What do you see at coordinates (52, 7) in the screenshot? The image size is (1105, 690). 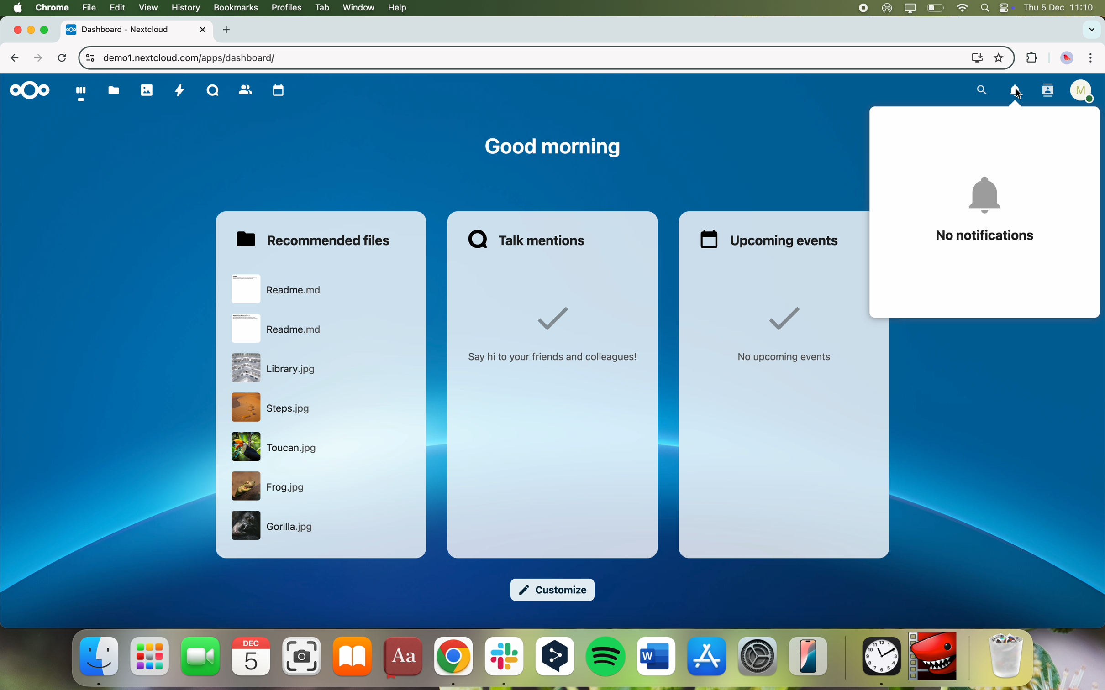 I see `Chrome` at bounding box center [52, 7].